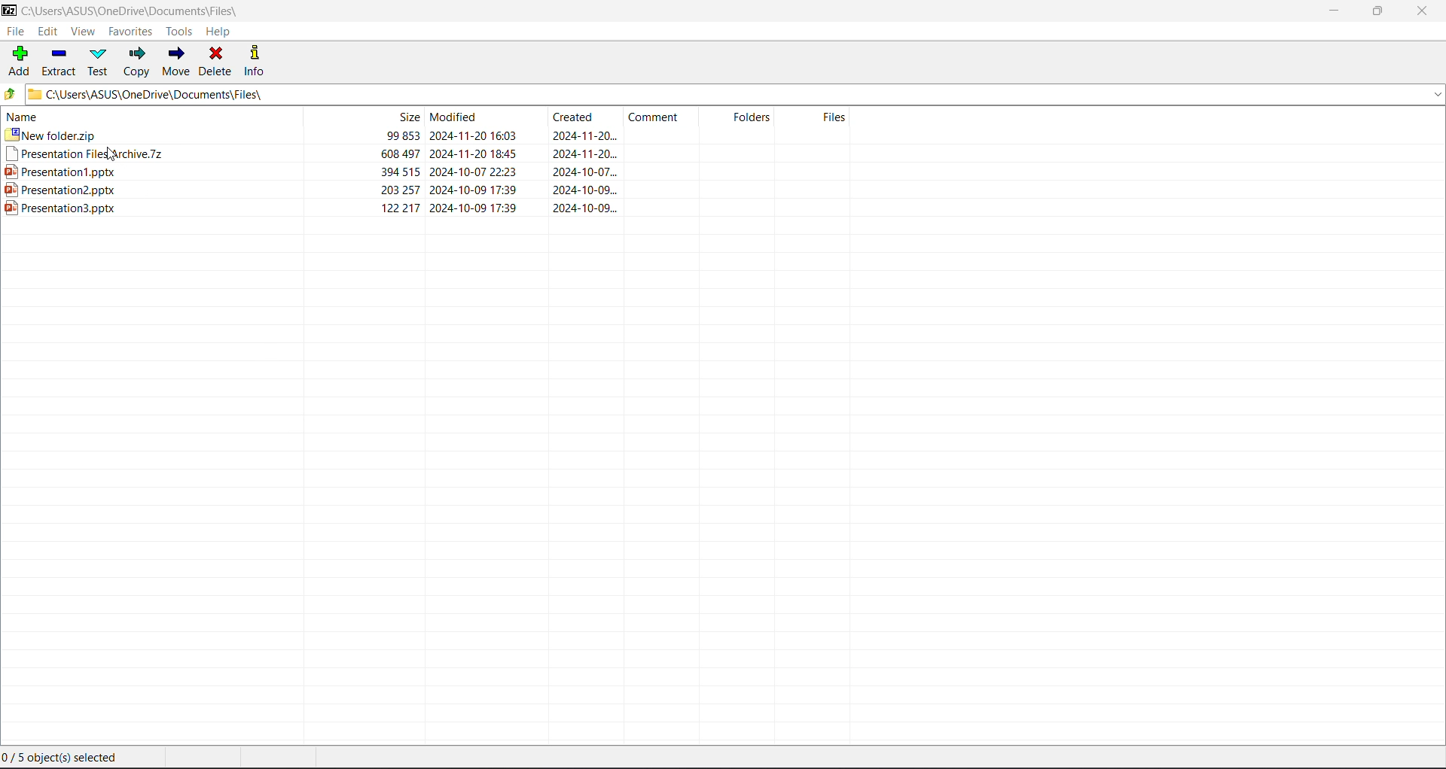 The width and height of the screenshot is (1446, 769). What do you see at coordinates (11, 9) in the screenshot?
I see `Application Logo` at bounding box center [11, 9].